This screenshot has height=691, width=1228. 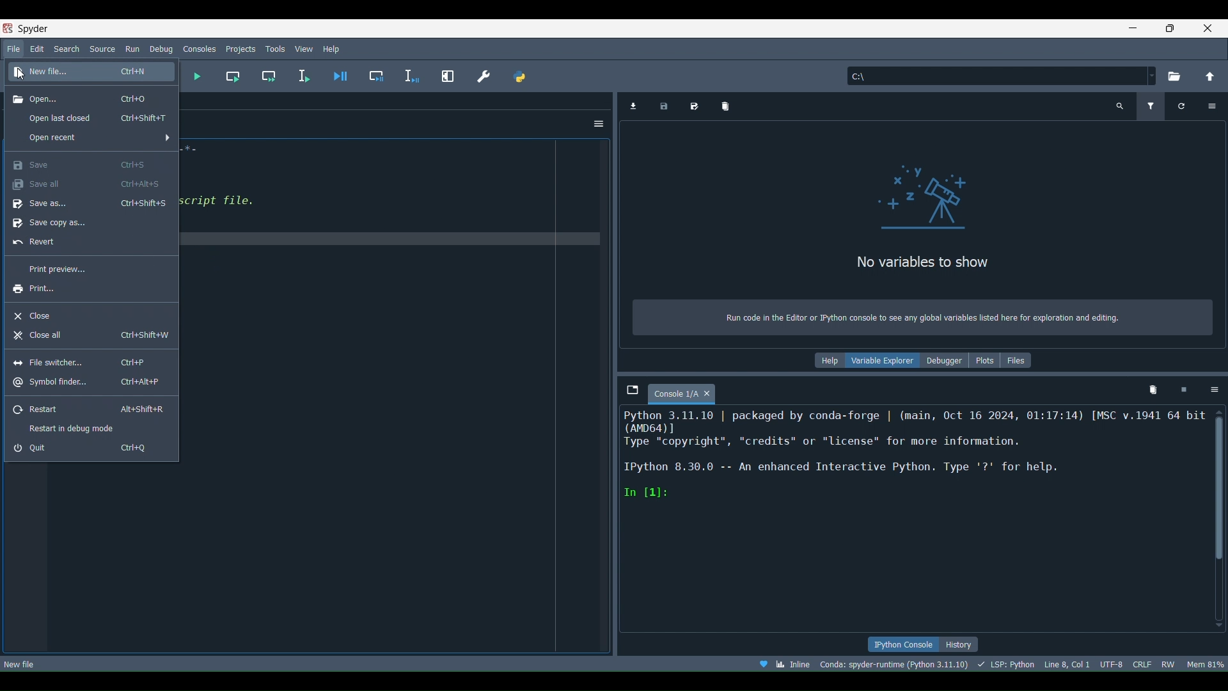 What do you see at coordinates (1207, 28) in the screenshot?
I see `close` at bounding box center [1207, 28].